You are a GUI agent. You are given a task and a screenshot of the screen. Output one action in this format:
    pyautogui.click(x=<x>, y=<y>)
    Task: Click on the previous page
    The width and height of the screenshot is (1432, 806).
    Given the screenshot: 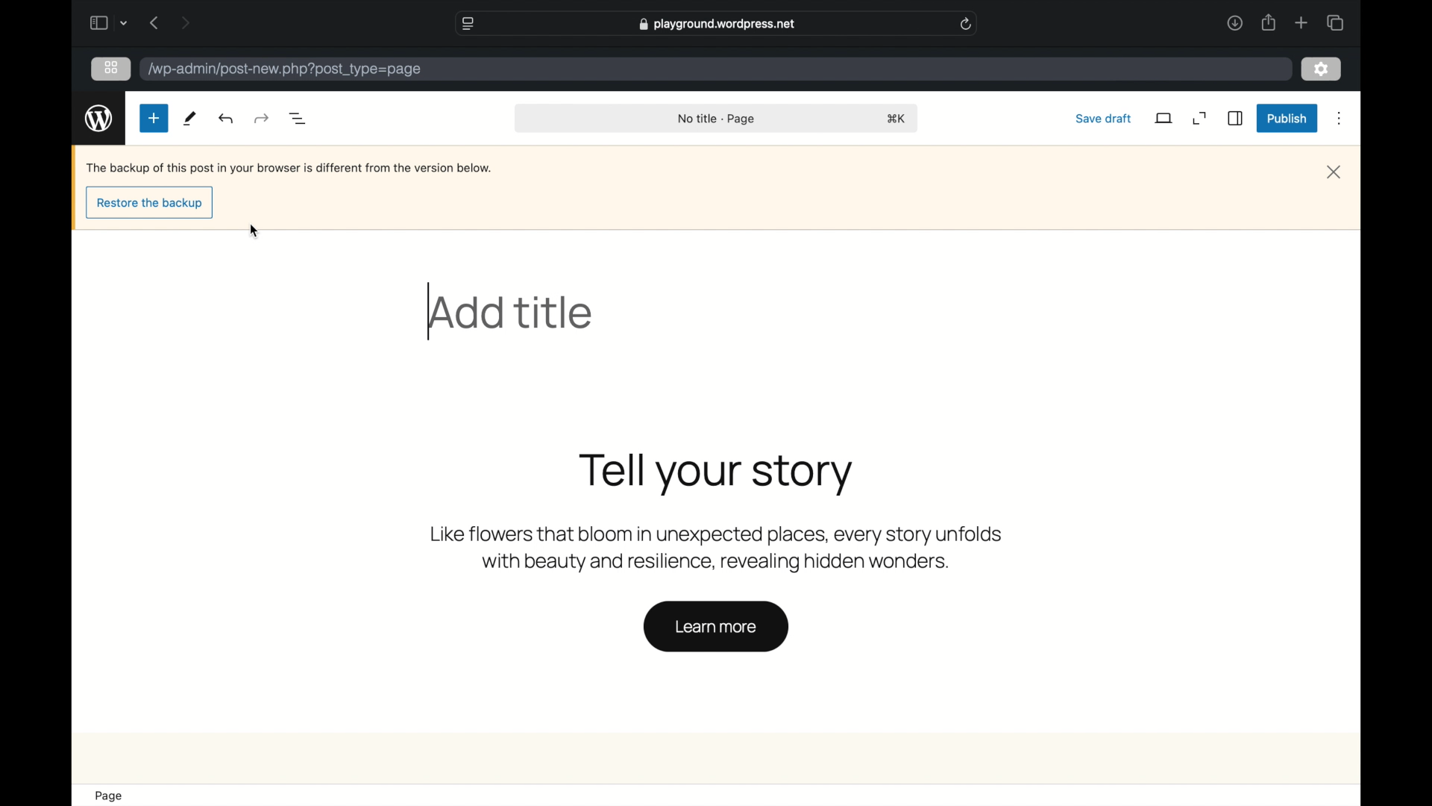 What is the action you would take?
    pyautogui.click(x=153, y=22)
    